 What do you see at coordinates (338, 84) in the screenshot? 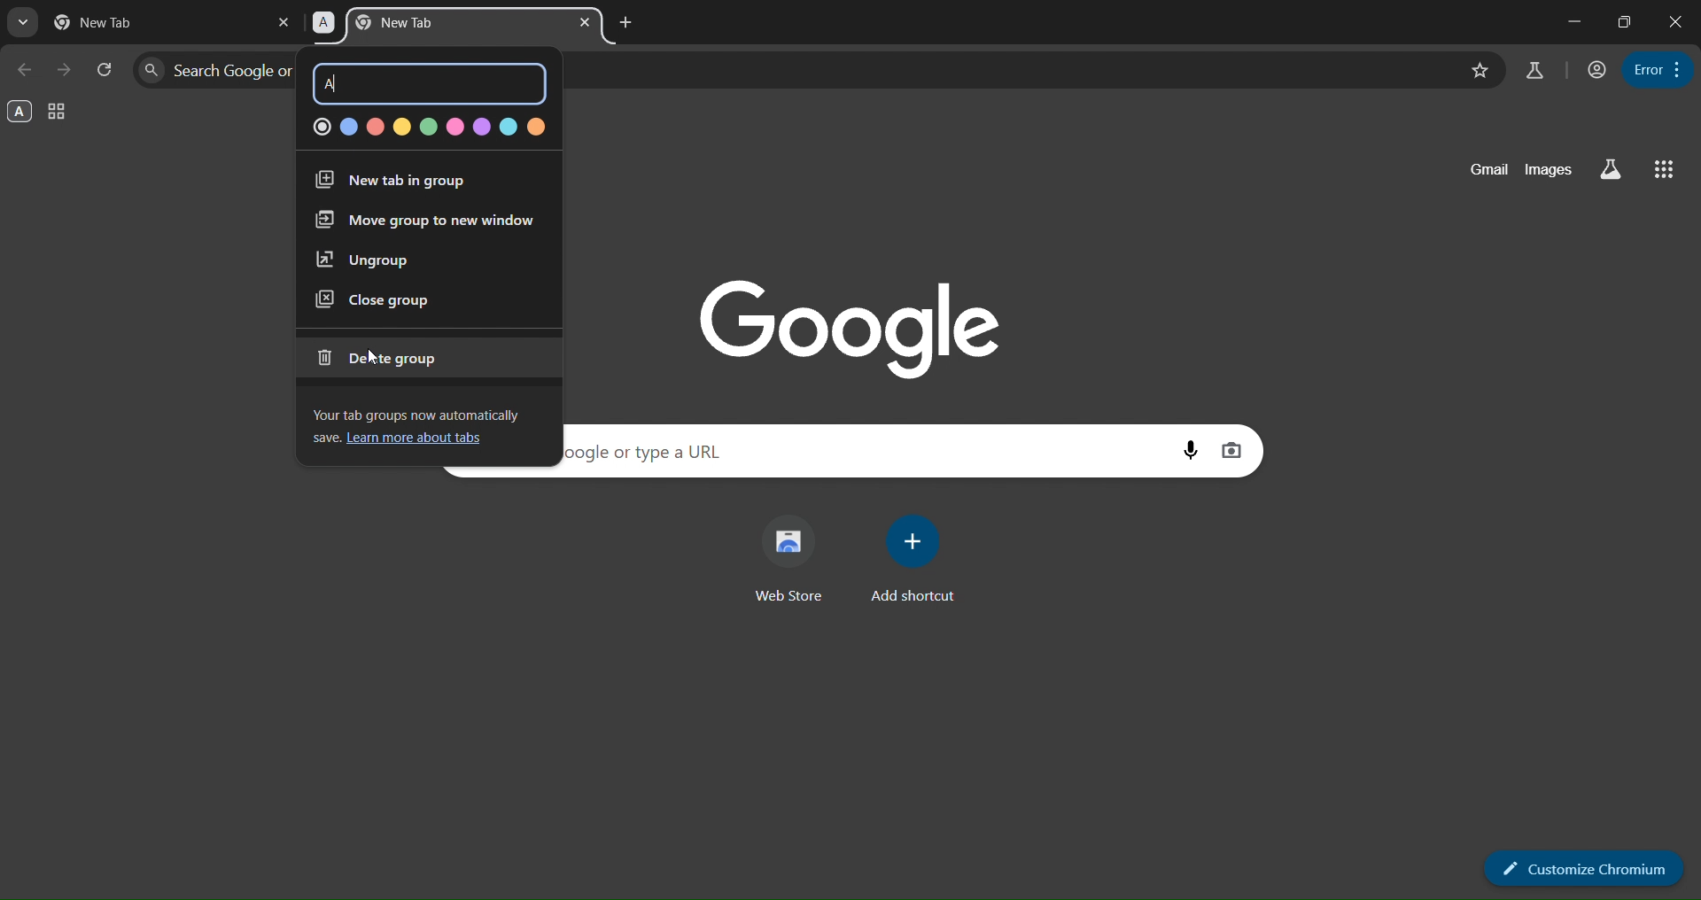
I see `A` at bounding box center [338, 84].